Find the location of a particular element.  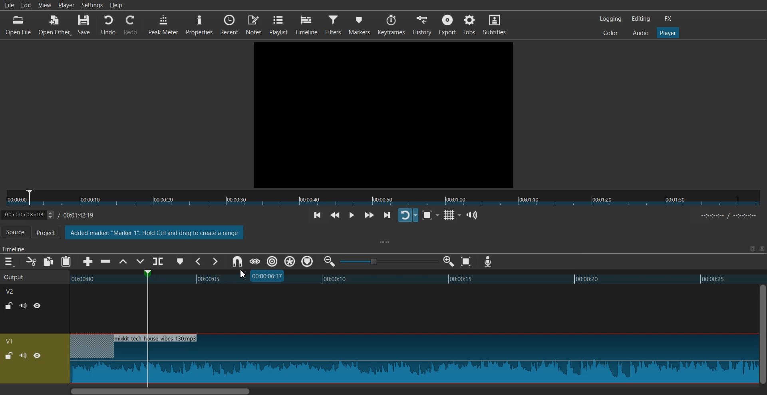

Audio waveform is located at coordinates (413, 359).